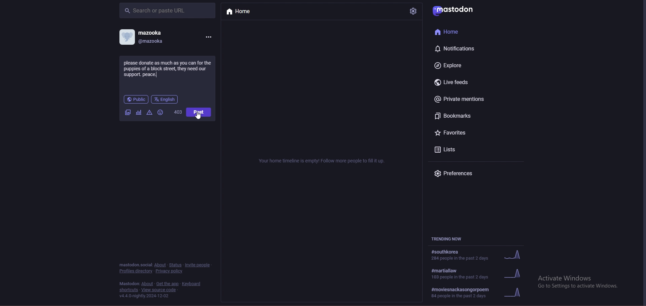  What do you see at coordinates (316, 162) in the screenshot?
I see `Your home timeline is empty! Follow more people to fill it up.` at bounding box center [316, 162].